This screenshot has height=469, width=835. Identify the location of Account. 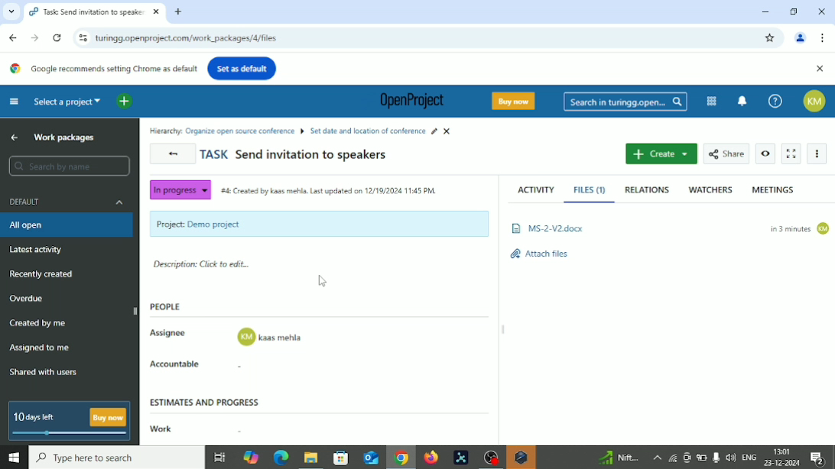
(817, 101).